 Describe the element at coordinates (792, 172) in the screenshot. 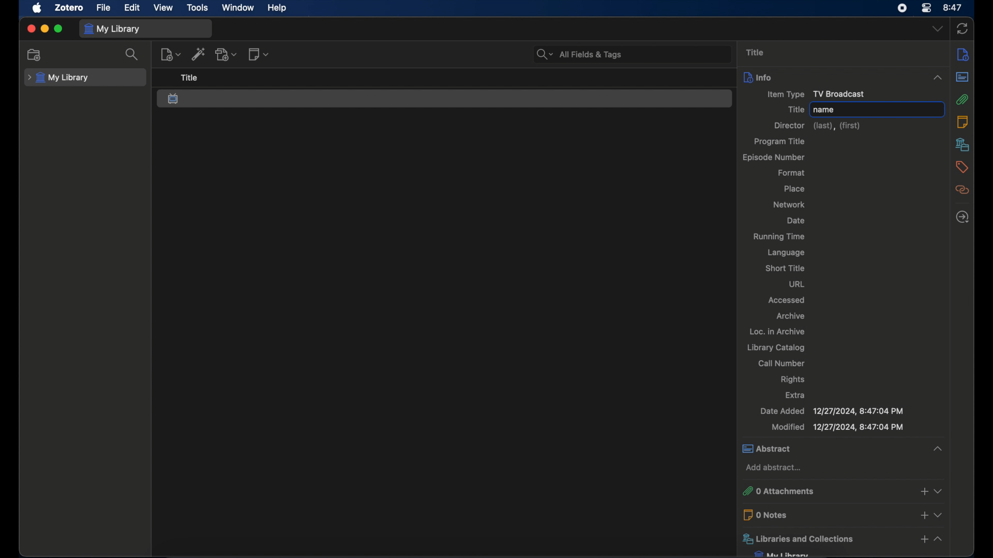

I see `format` at that location.